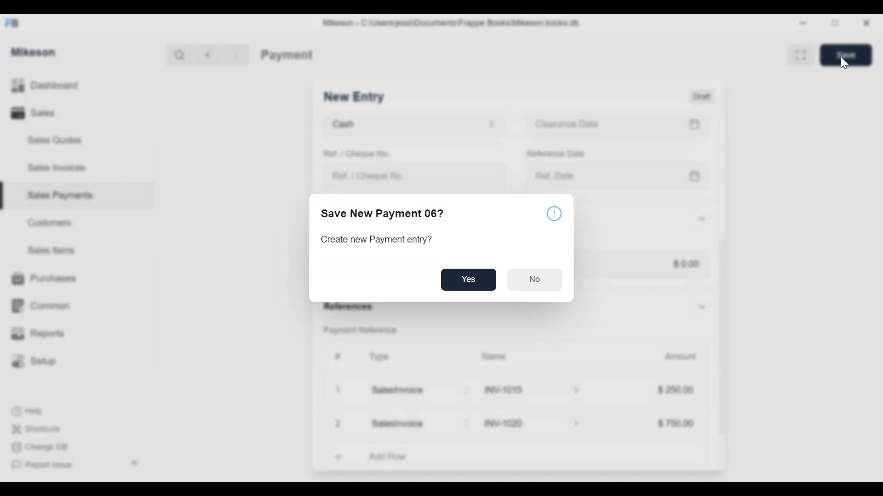  Describe the element at coordinates (847, 64) in the screenshot. I see `cursor` at that location.